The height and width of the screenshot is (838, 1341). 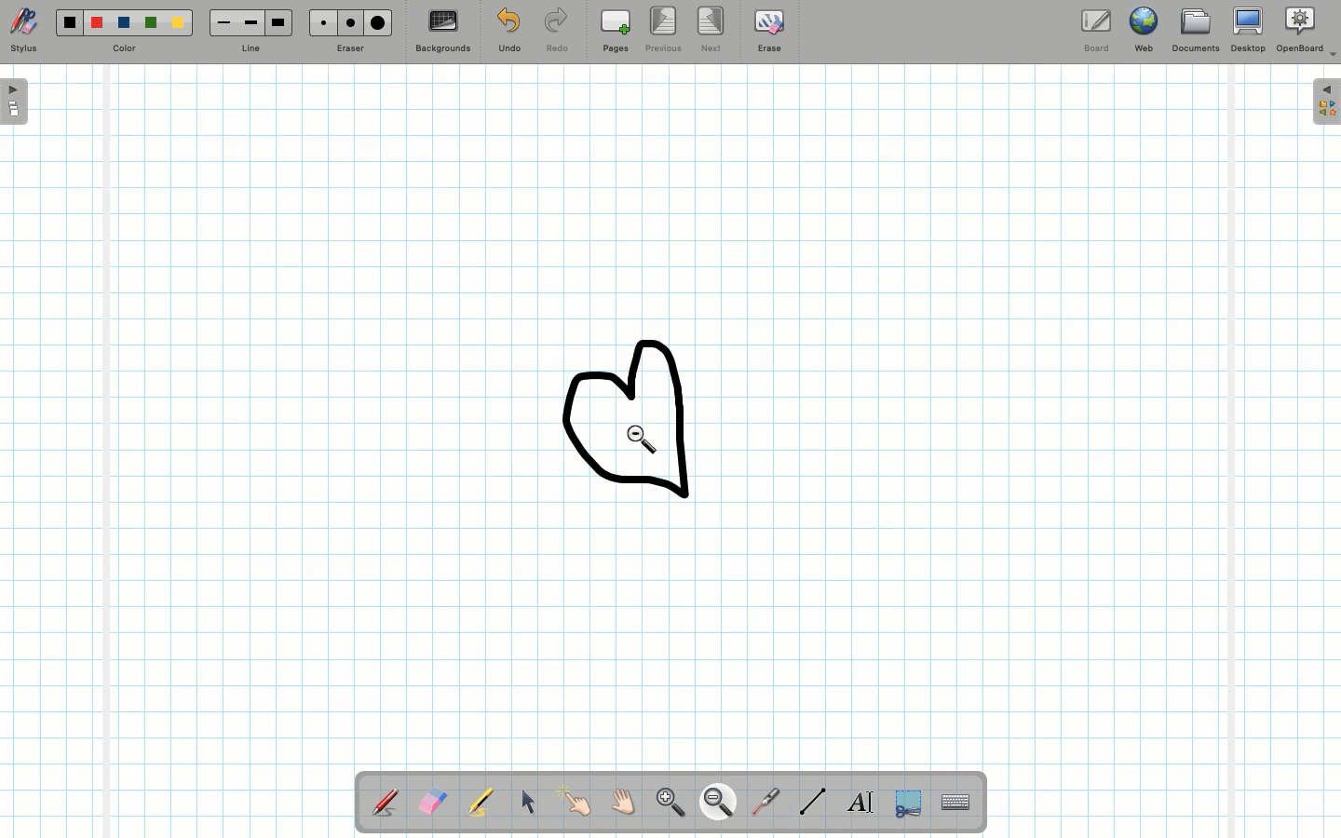 What do you see at coordinates (481, 804) in the screenshot?
I see `Highlighter` at bounding box center [481, 804].